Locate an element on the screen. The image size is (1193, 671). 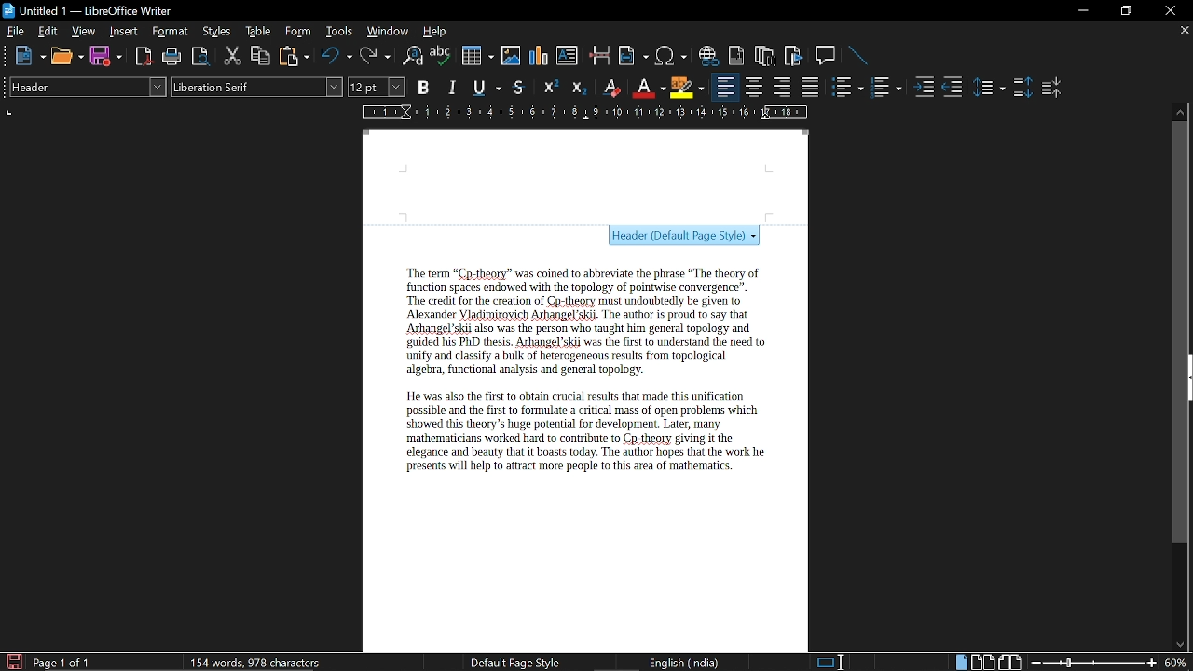
SCale is located at coordinates (583, 114).